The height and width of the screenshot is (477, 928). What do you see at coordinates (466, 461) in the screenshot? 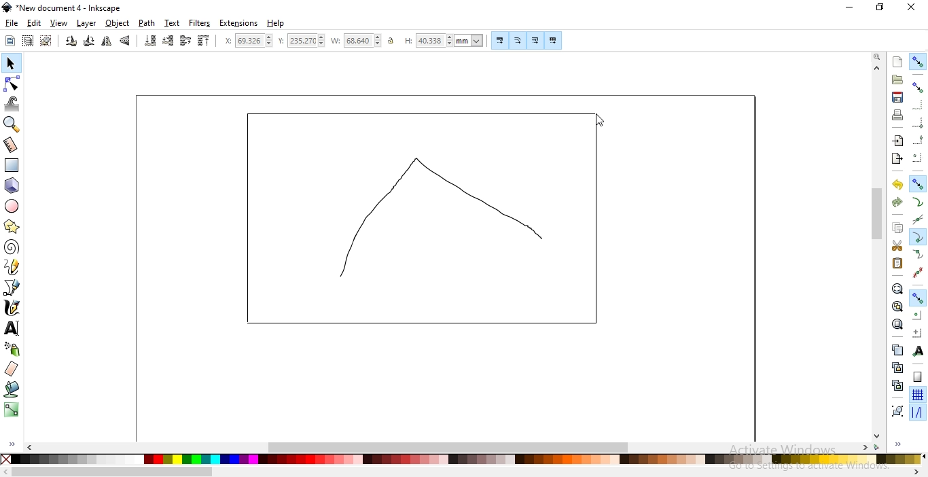
I see `color` at bounding box center [466, 461].